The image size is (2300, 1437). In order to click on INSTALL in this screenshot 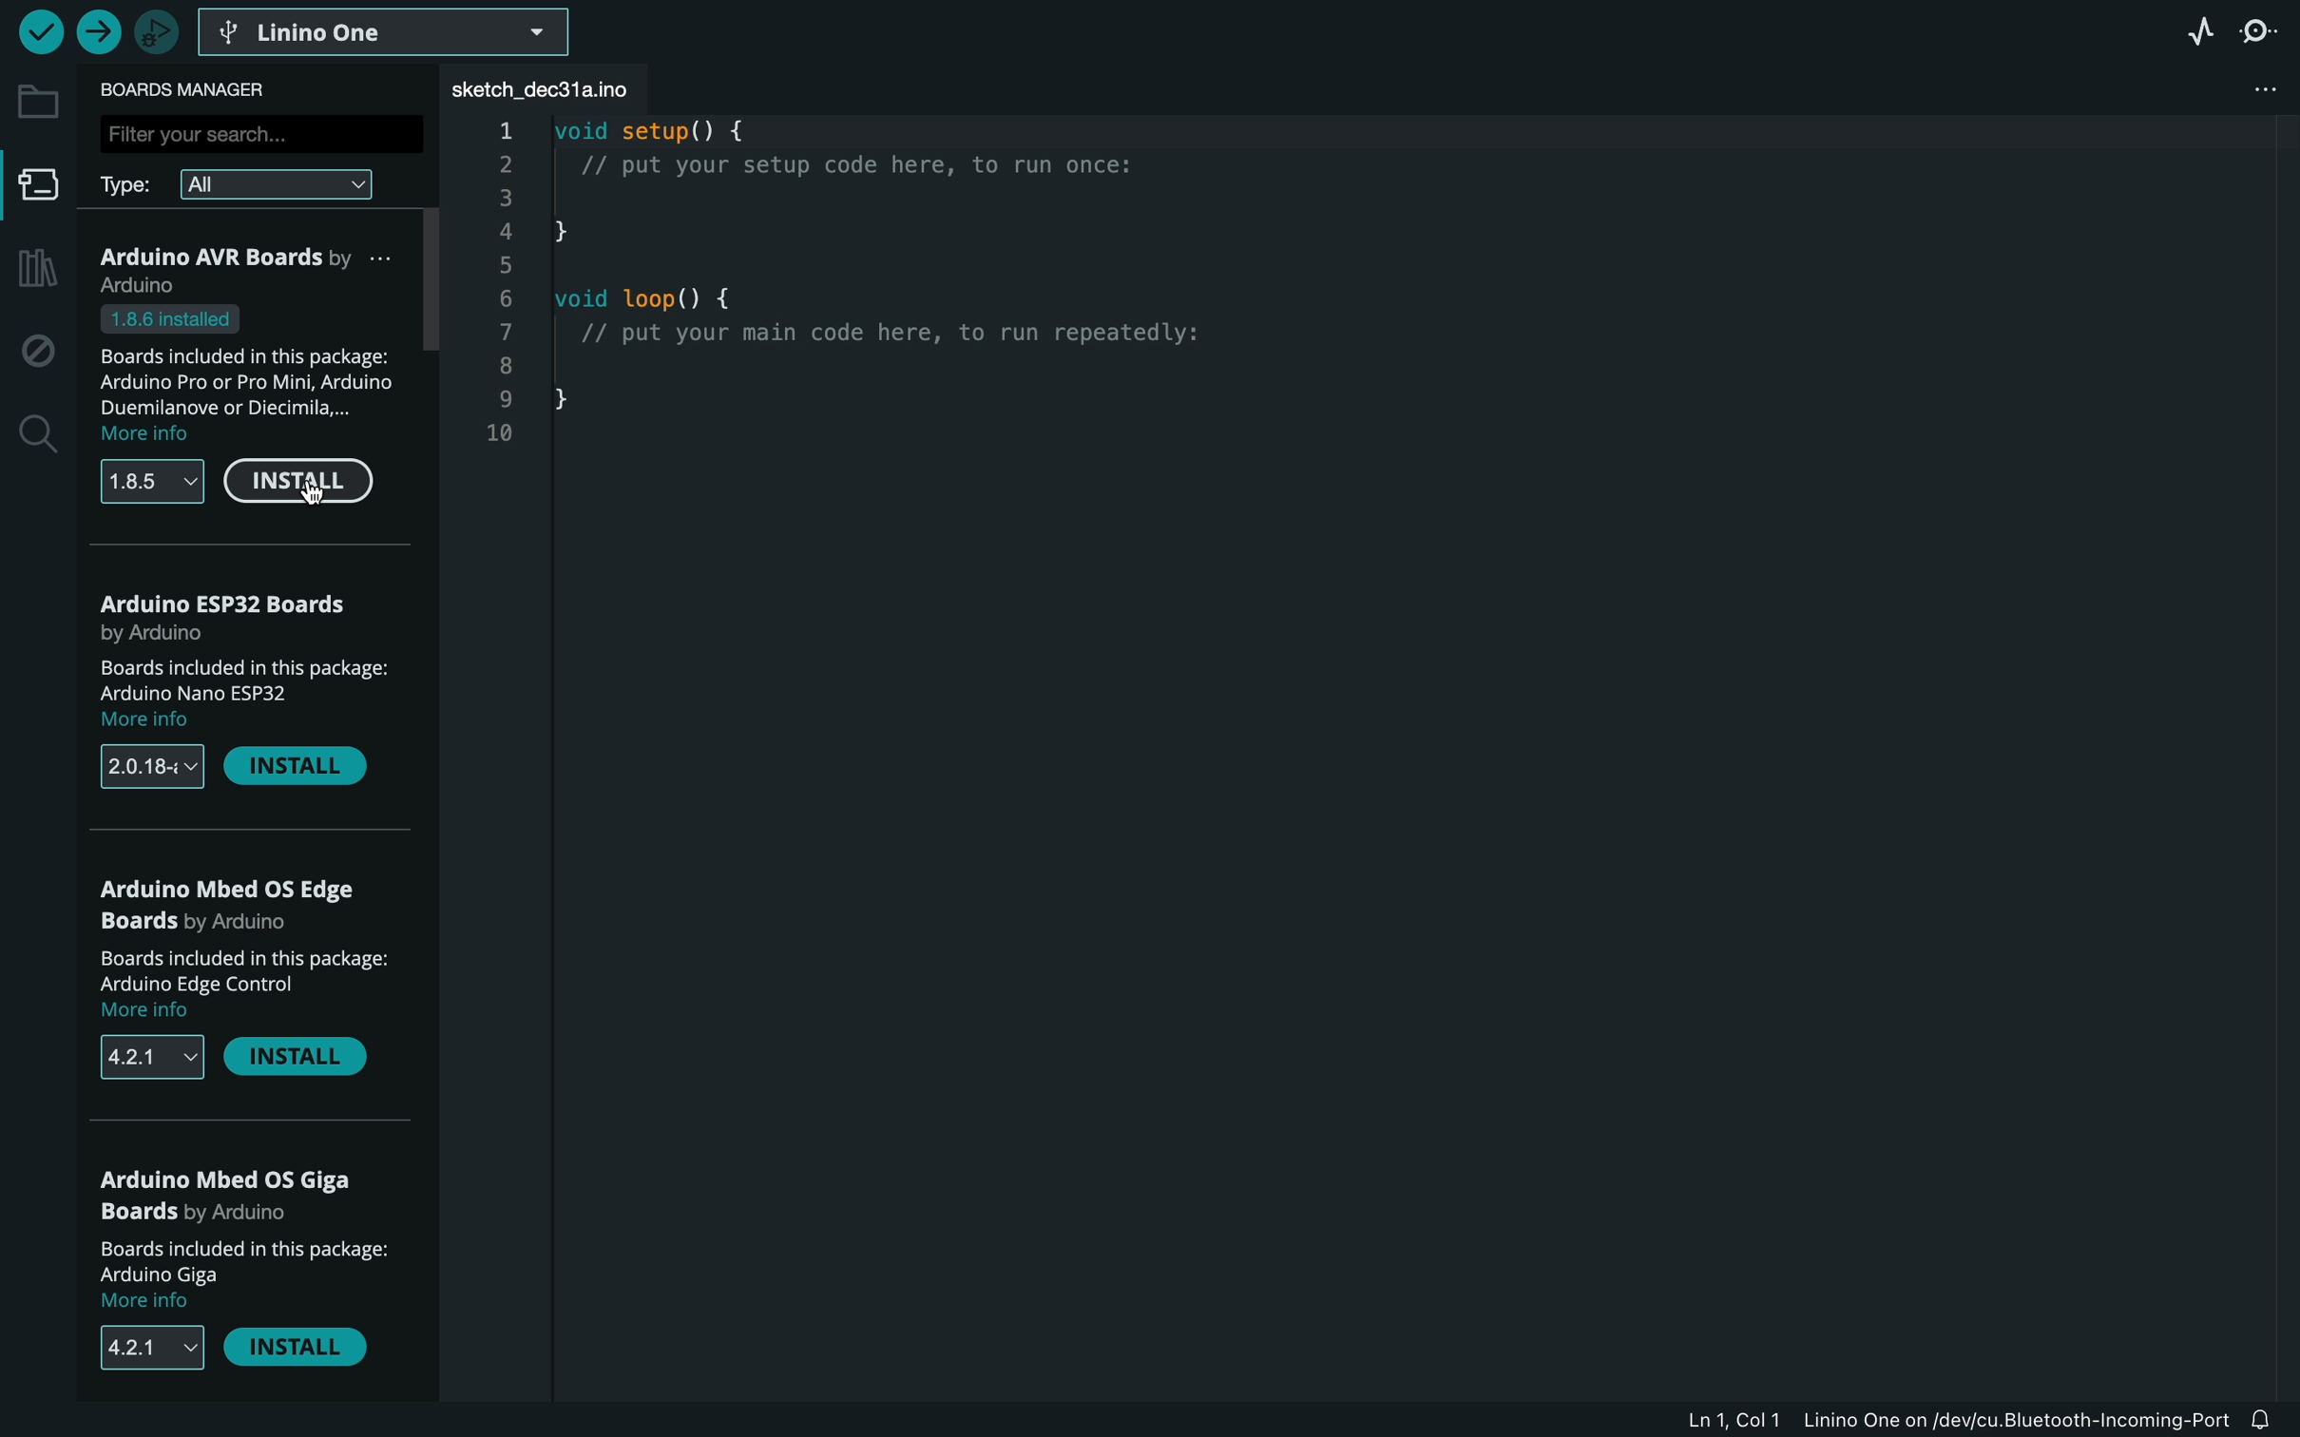, I will do `click(302, 1352)`.